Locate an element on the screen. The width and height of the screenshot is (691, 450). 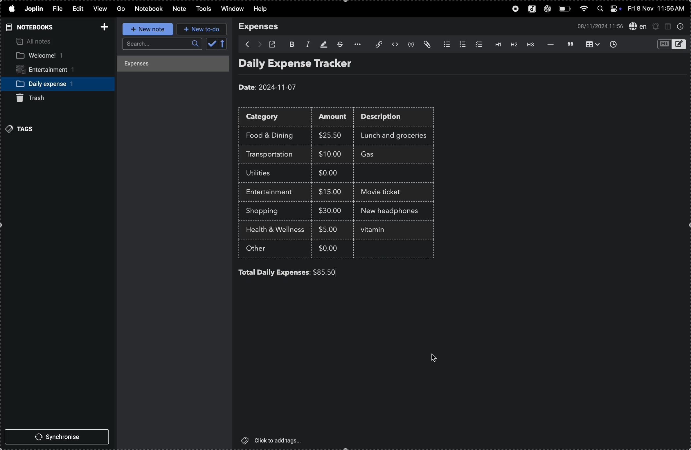
description is located at coordinates (387, 118).